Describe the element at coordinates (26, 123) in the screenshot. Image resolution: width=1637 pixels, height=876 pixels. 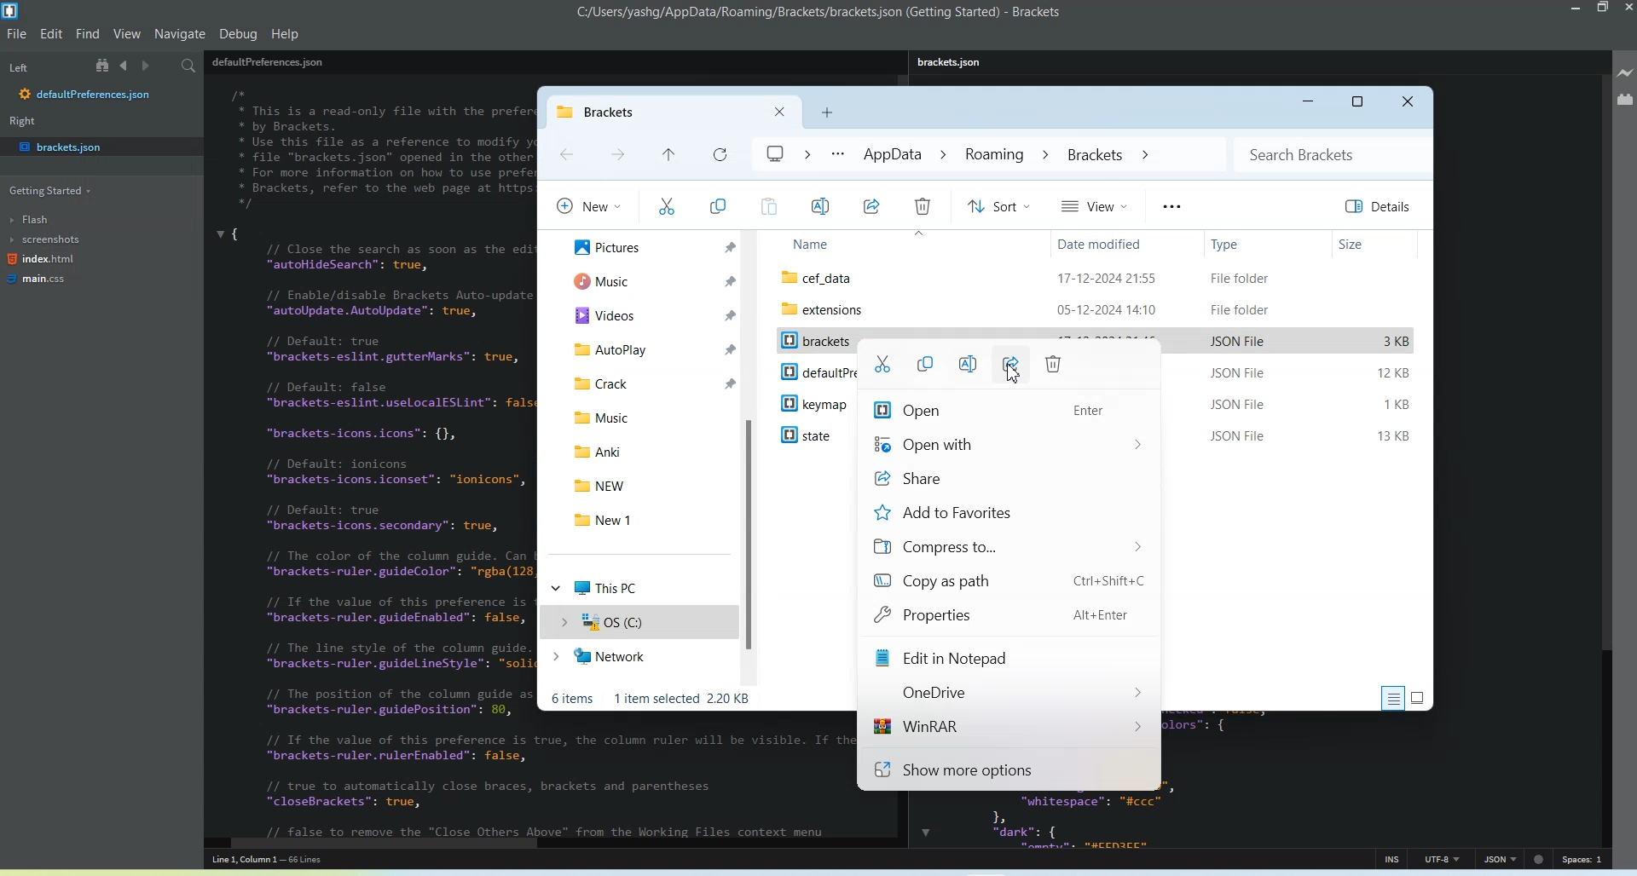
I see `Right window` at that location.